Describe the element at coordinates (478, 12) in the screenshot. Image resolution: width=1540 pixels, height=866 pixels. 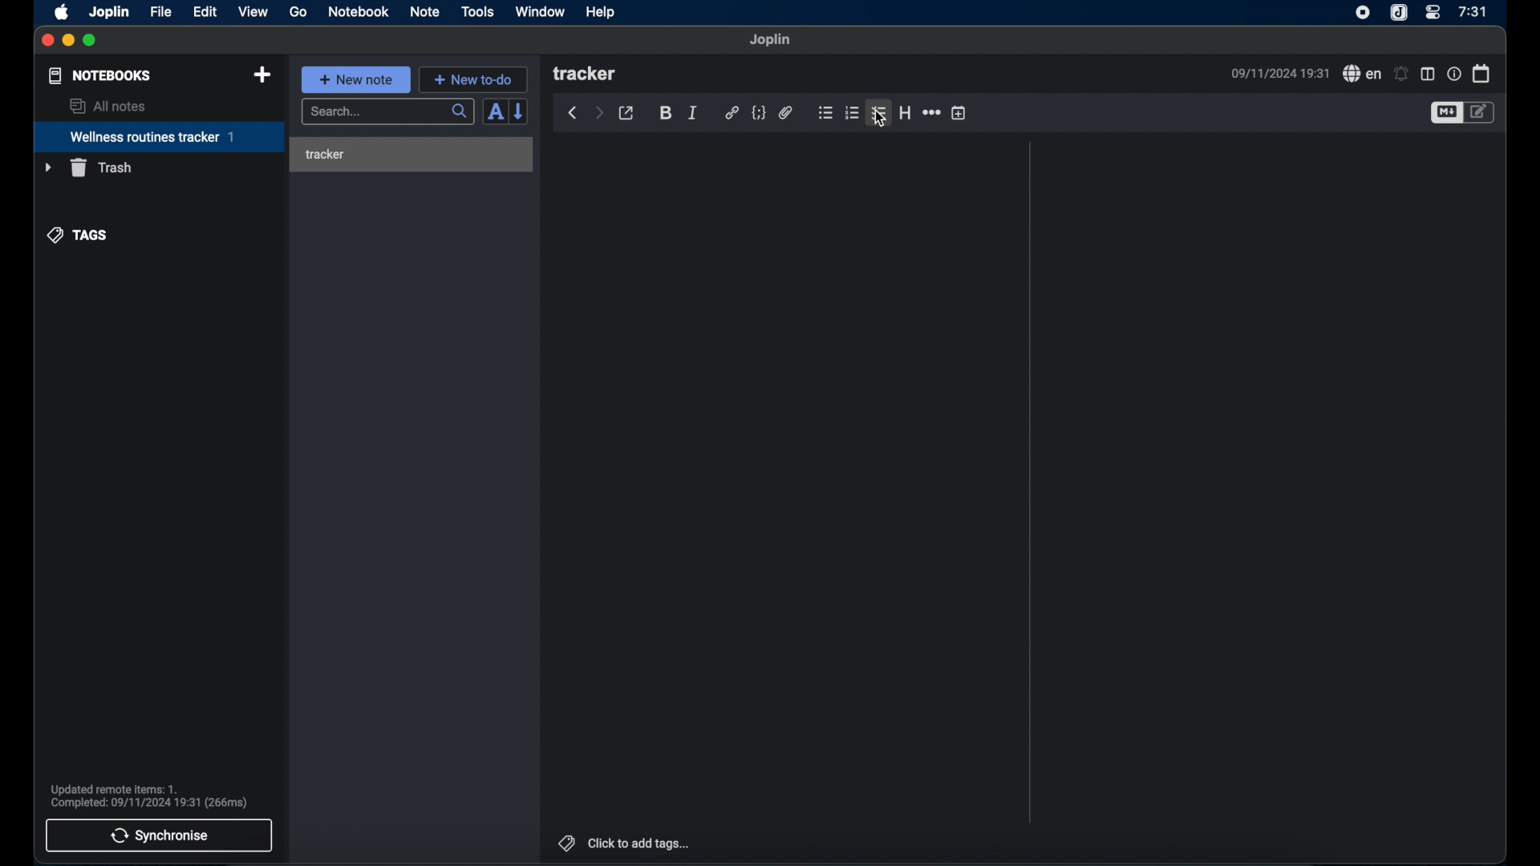
I see `tools` at that location.